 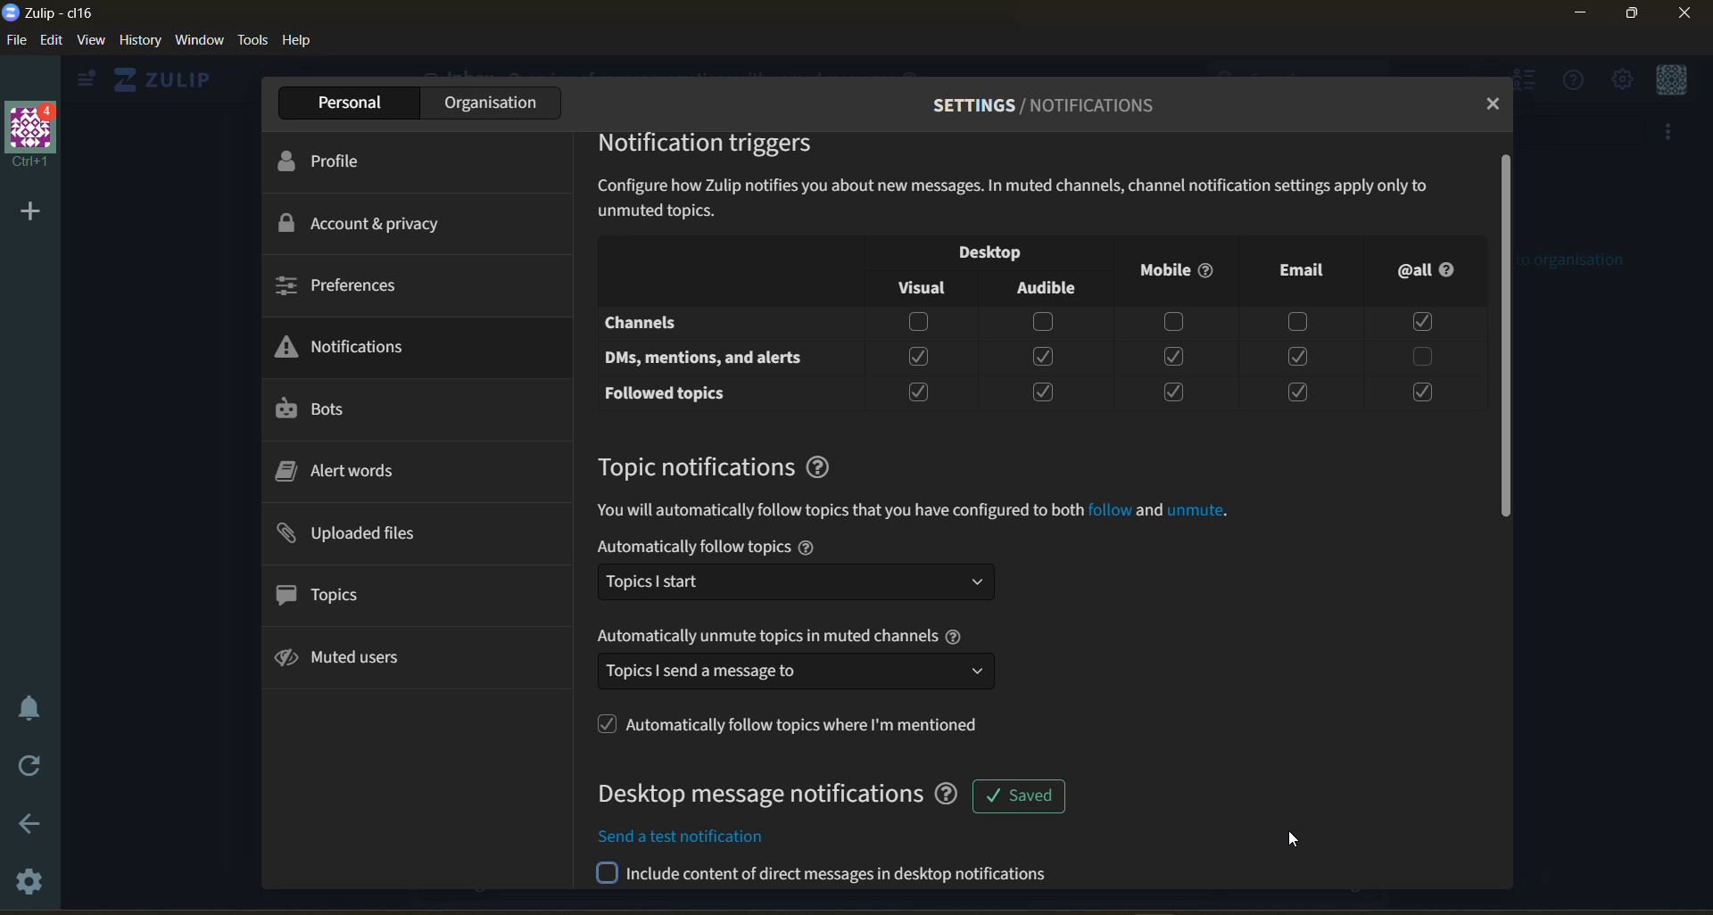 What do you see at coordinates (1173, 392) in the screenshot?
I see `Checkbox` at bounding box center [1173, 392].